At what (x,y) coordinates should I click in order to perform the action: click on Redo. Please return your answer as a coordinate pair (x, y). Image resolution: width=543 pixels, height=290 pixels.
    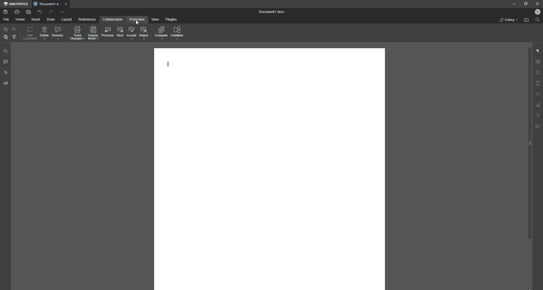
    Looking at the image, I should click on (51, 12).